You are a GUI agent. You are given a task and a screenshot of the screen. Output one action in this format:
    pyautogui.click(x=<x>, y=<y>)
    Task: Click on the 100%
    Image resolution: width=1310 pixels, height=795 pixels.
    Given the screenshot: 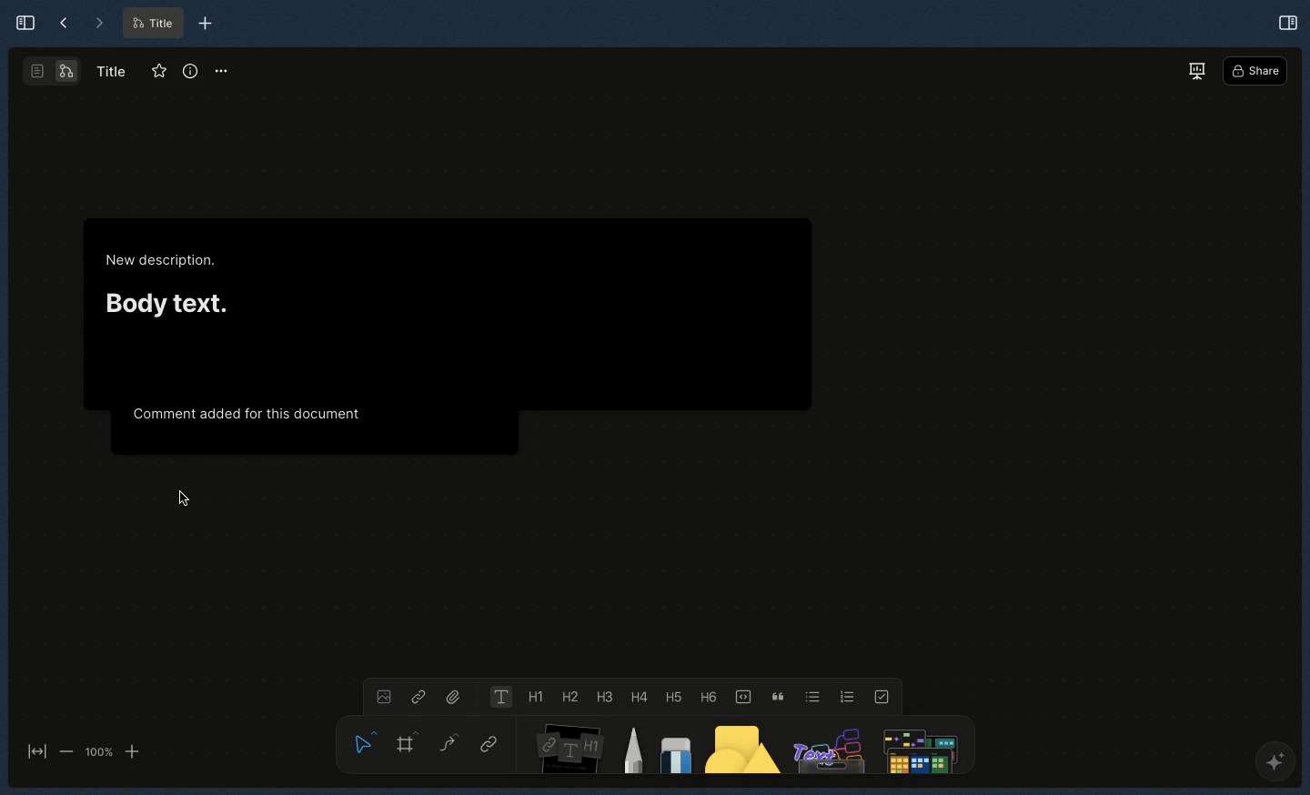 What is the action you would take?
    pyautogui.click(x=98, y=752)
    